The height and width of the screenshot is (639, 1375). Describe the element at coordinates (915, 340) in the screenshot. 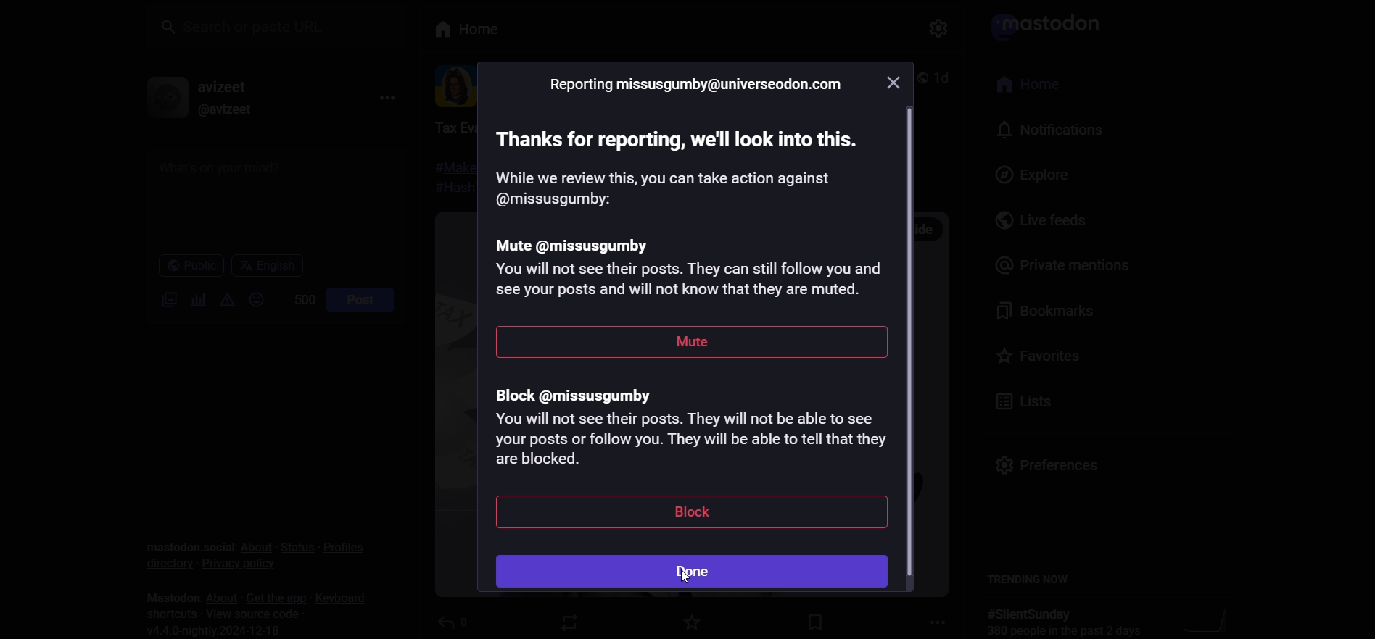

I see `scroll bar` at that location.